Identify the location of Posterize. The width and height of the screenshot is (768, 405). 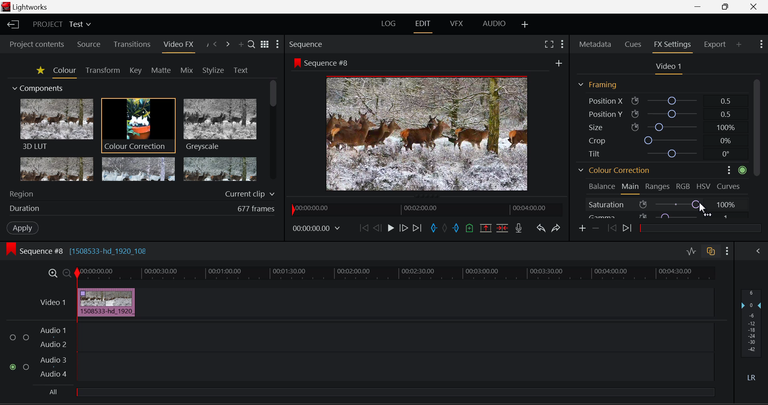
(219, 169).